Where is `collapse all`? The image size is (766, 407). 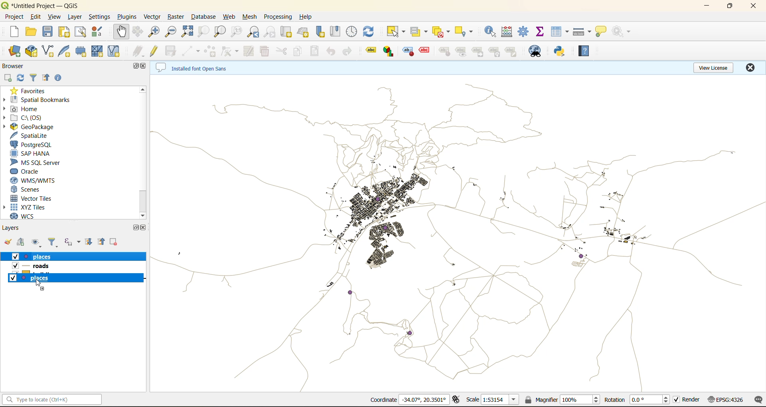
collapse all is located at coordinates (103, 242).